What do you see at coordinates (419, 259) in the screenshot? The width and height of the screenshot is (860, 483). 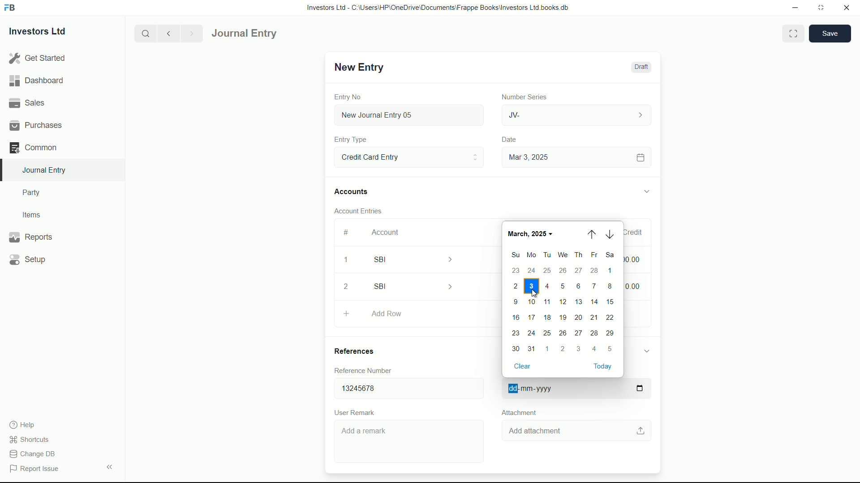 I see `SBI` at bounding box center [419, 259].